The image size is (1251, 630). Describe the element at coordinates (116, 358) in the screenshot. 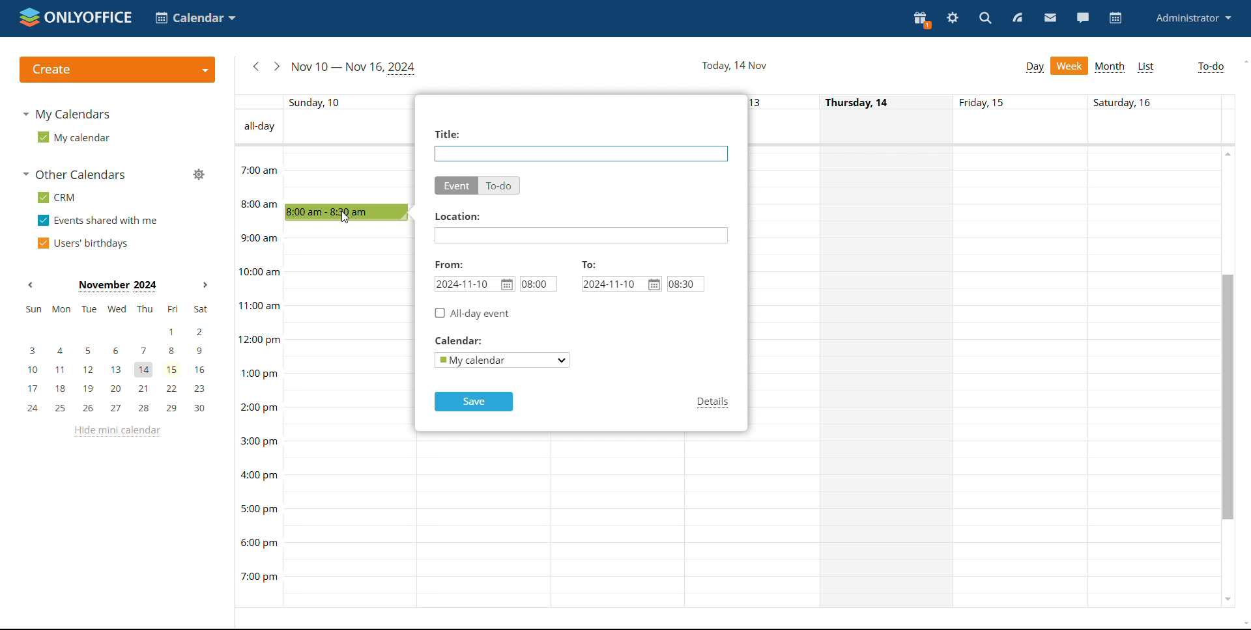

I see `mini calendar` at that location.